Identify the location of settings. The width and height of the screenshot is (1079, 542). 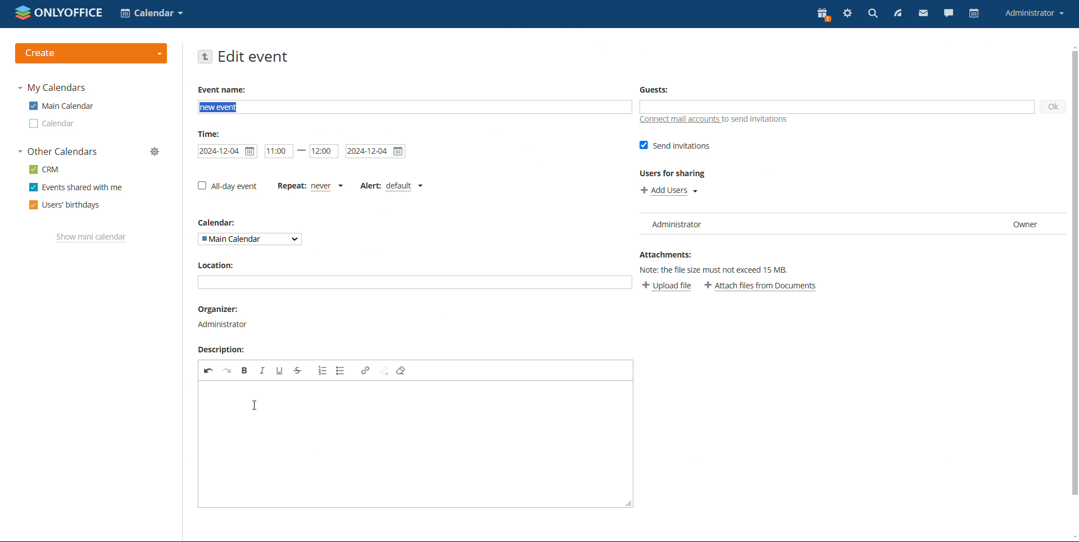
(846, 15).